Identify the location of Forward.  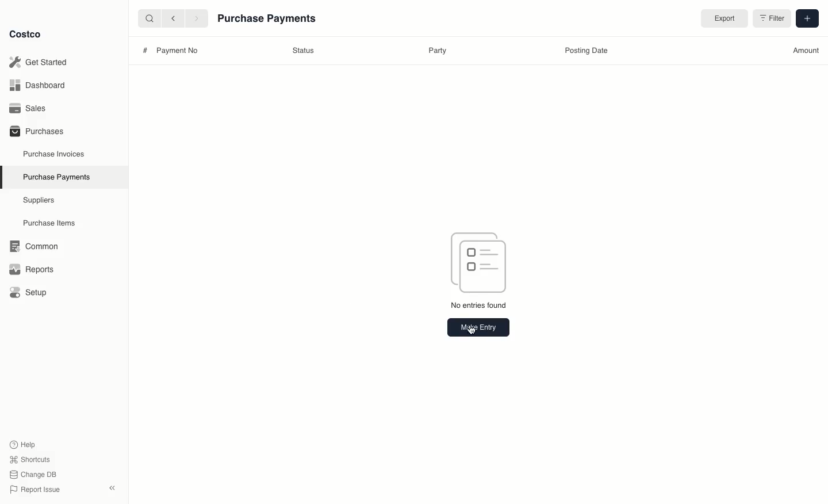
(195, 18).